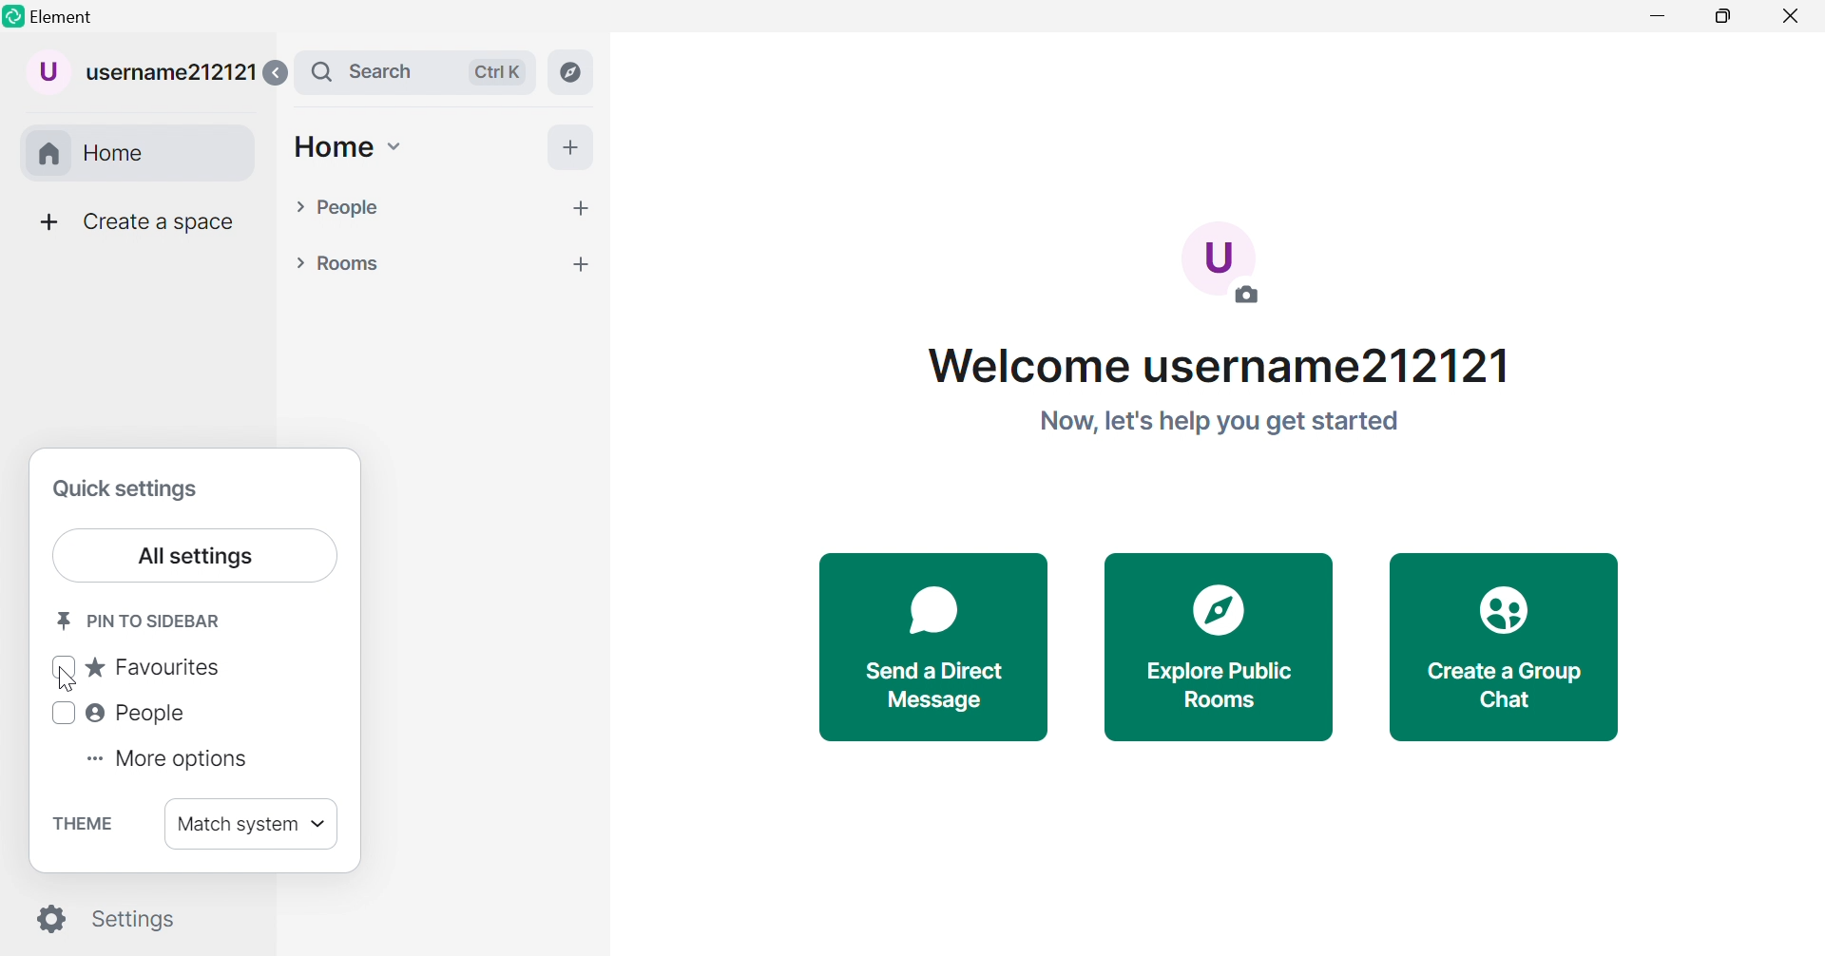 This screenshot has width=1825, height=956. What do you see at coordinates (1506, 613) in the screenshot?
I see `Icon` at bounding box center [1506, 613].